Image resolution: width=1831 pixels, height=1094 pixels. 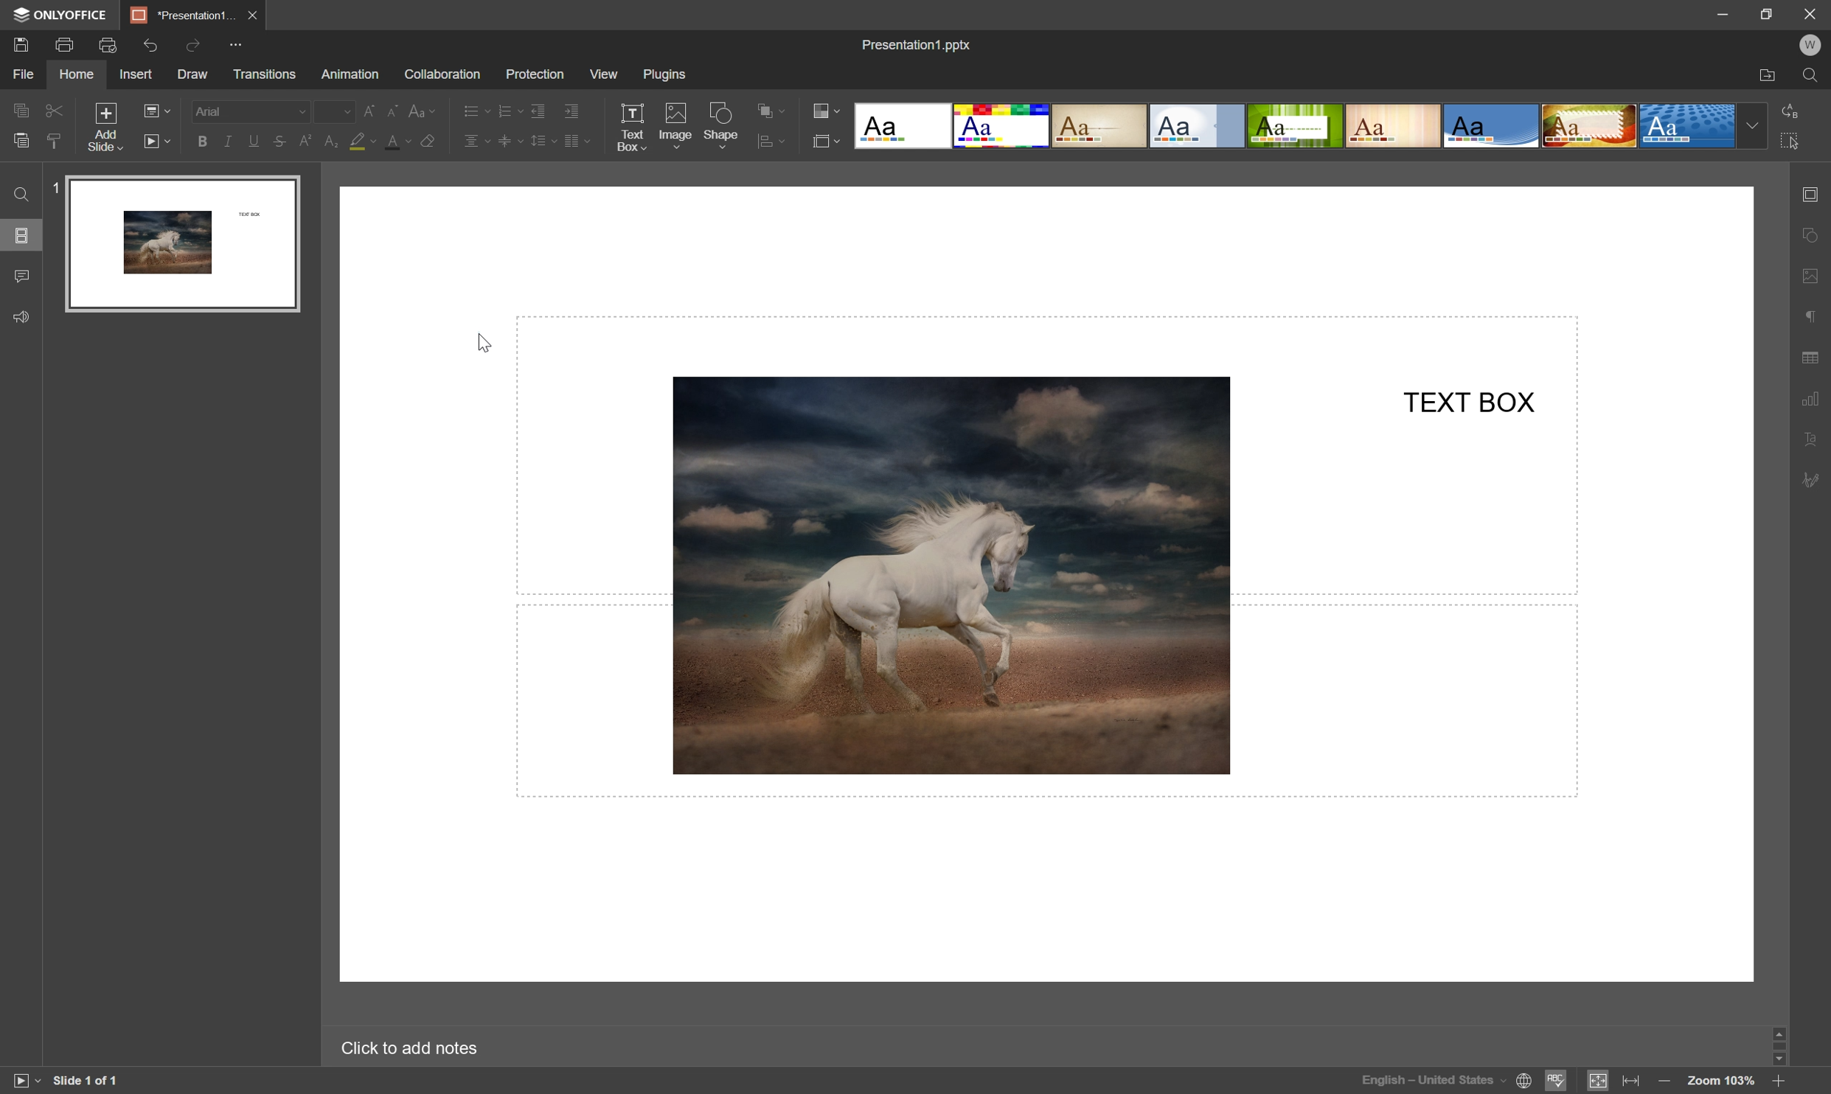 What do you see at coordinates (392, 109) in the screenshot?
I see `decrement font size` at bounding box center [392, 109].